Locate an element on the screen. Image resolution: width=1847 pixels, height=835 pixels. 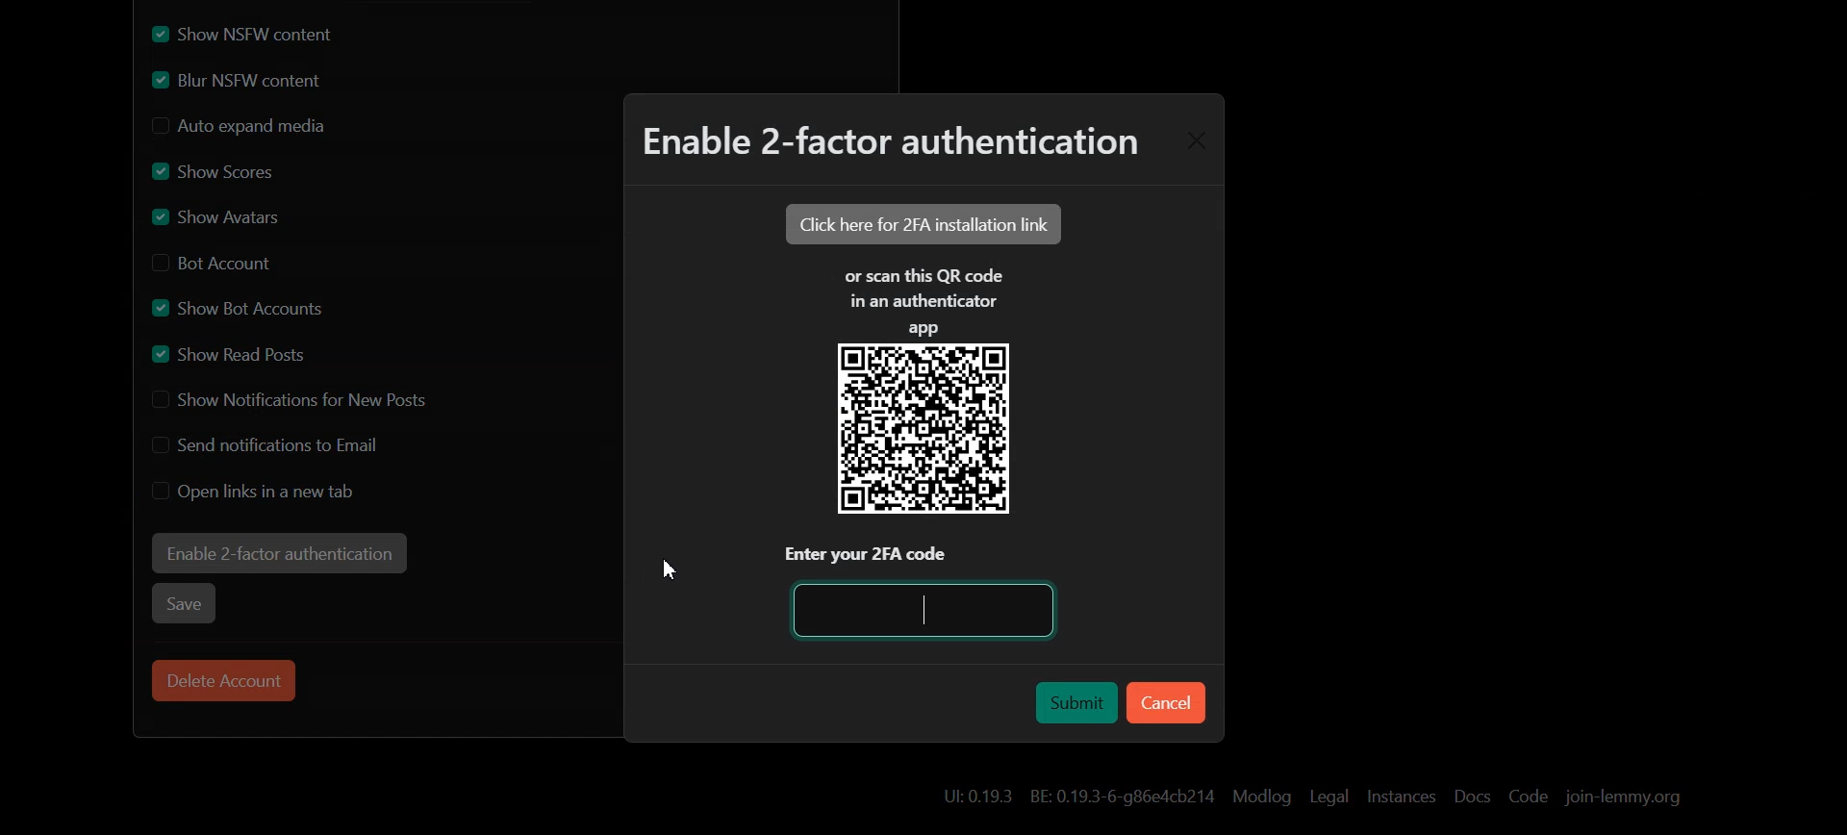
Code is located at coordinates (1529, 797).